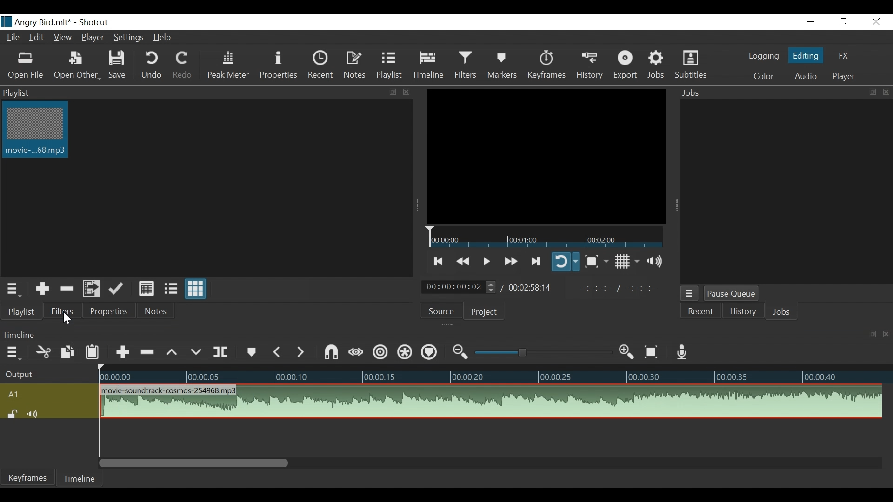  What do you see at coordinates (691, 65) in the screenshot?
I see `Subtitles` at bounding box center [691, 65].